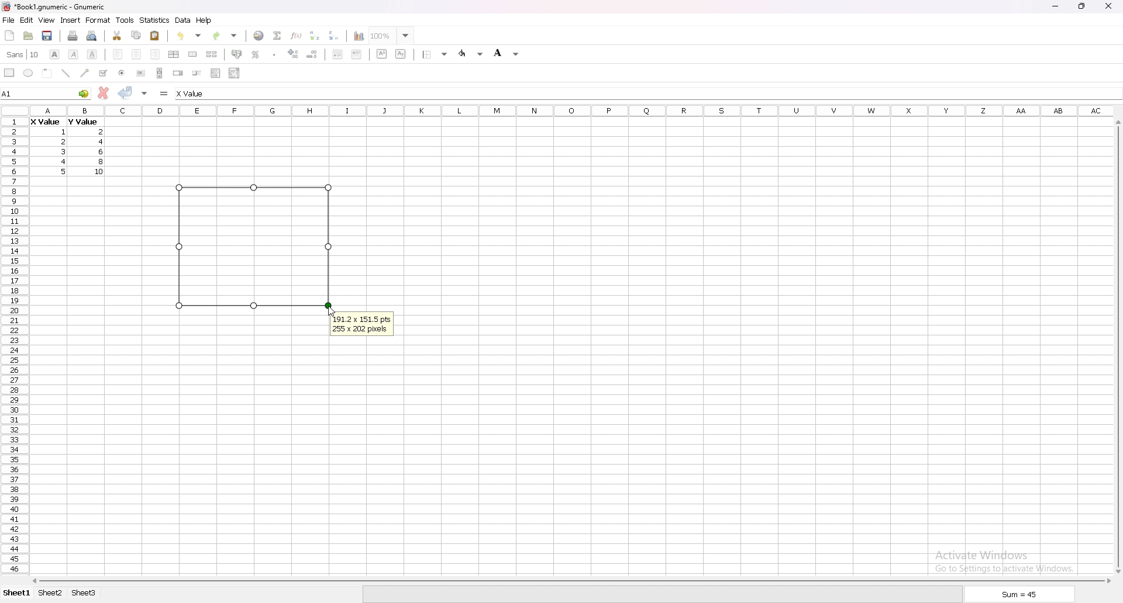 This screenshot has width=1123, height=603. What do you see at coordinates (204, 20) in the screenshot?
I see `help` at bounding box center [204, 20].